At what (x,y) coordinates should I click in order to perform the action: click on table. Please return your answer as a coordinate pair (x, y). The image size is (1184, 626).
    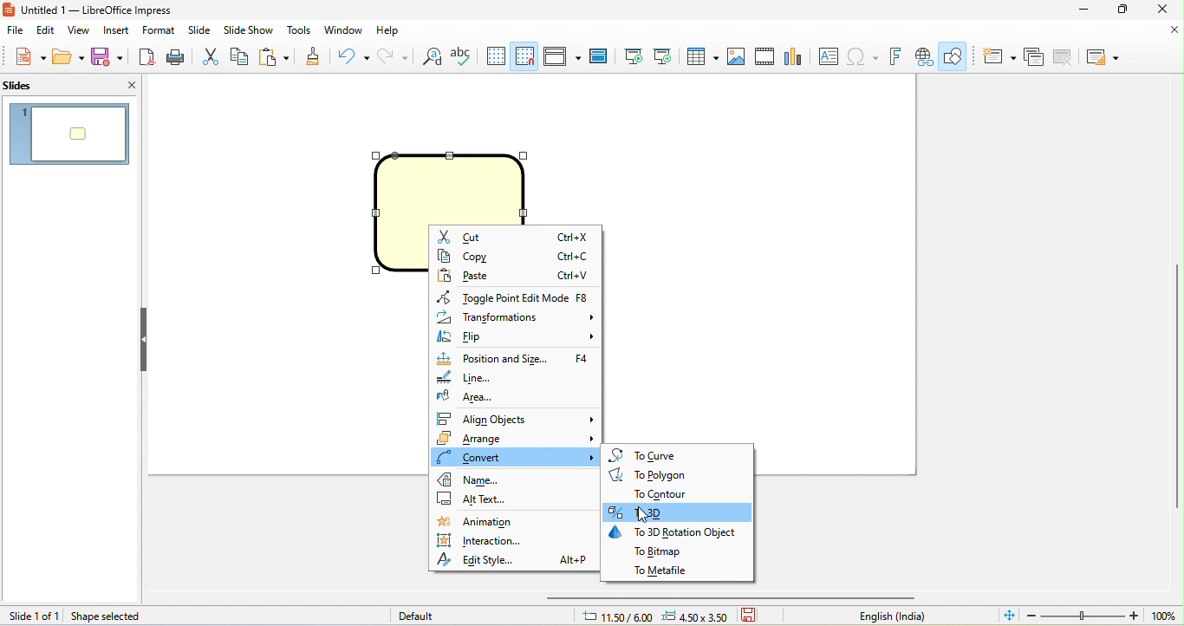
    Looking at the image, I should click on (700, 56).